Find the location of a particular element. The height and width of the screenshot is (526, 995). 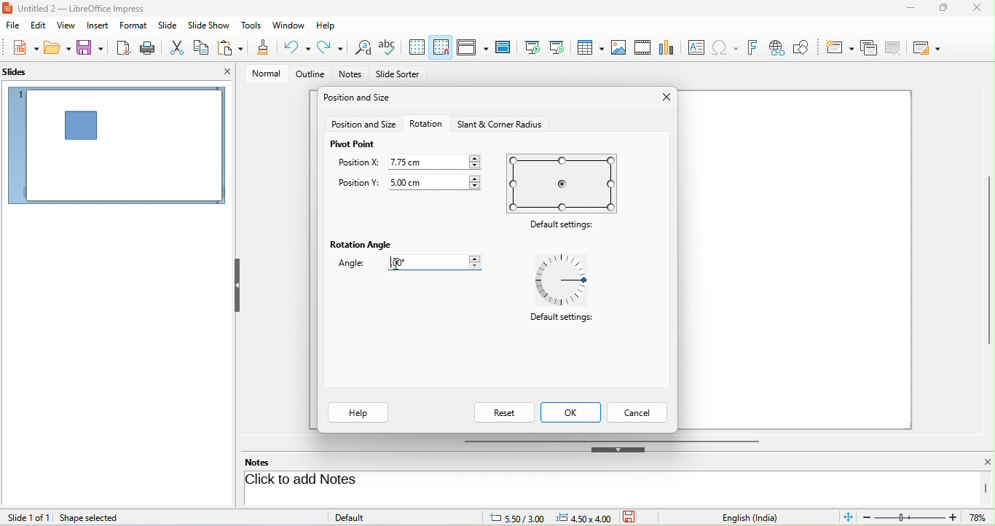

undo is located at coordinates (299, 47).